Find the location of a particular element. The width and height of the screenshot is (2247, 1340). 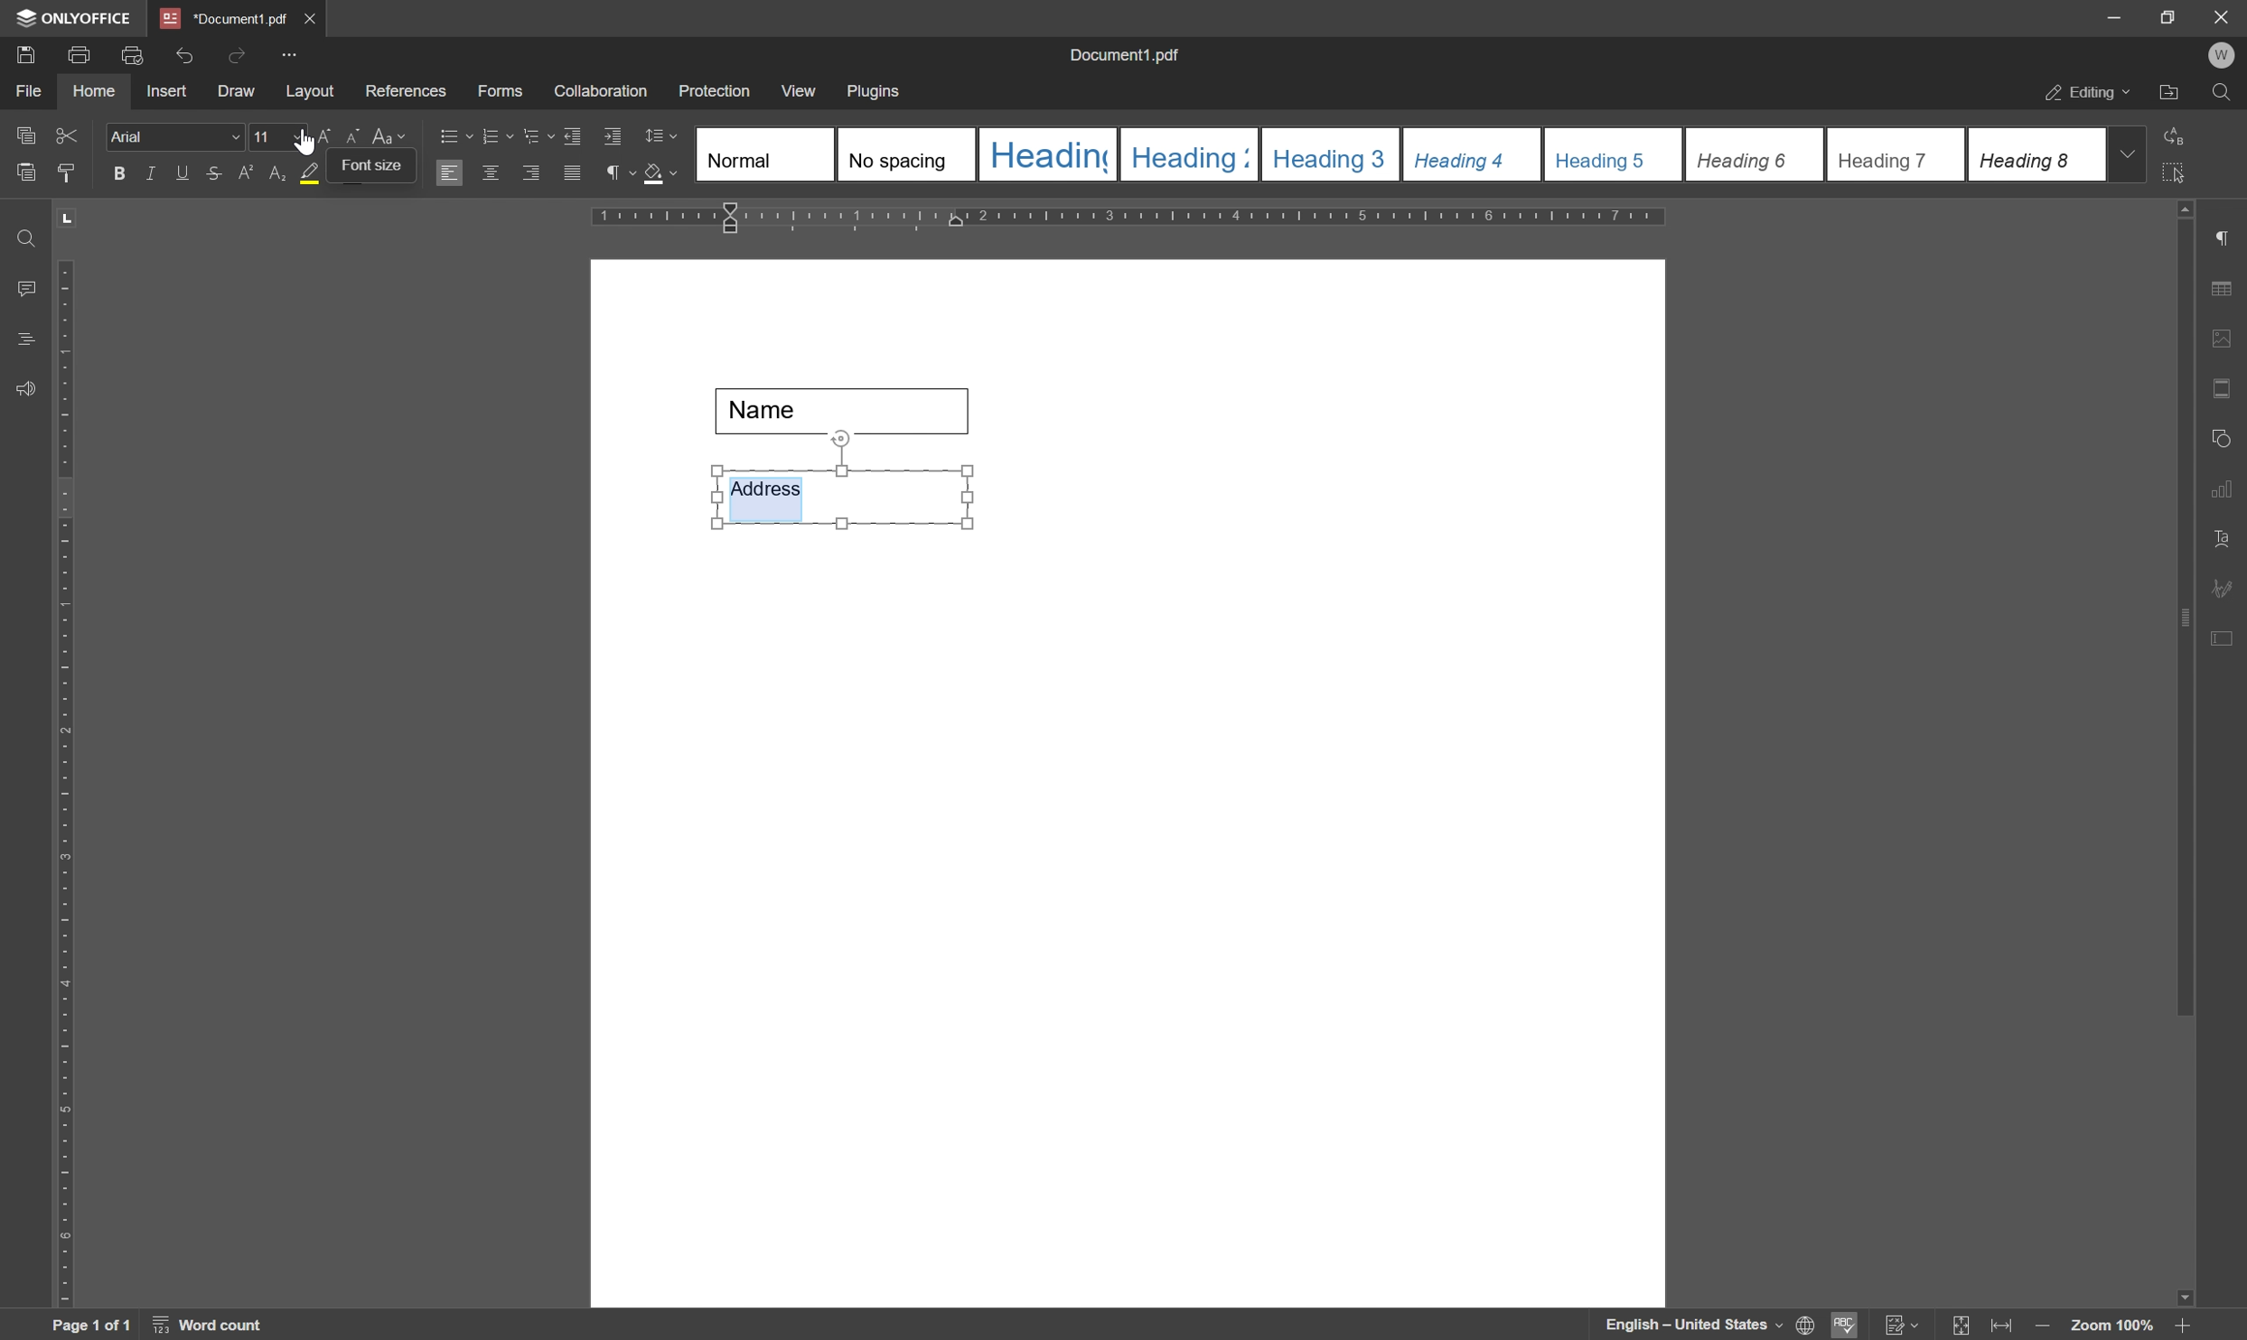

view is located at coordinates (800, 91).